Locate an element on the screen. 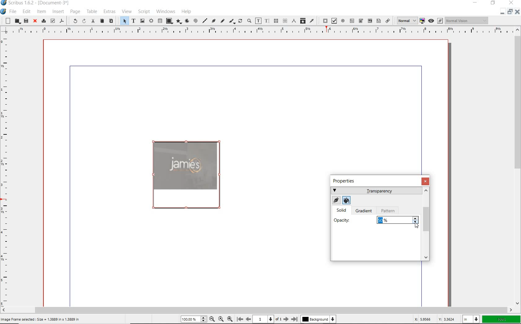  OPACITY is located at coordinates (343, 221).